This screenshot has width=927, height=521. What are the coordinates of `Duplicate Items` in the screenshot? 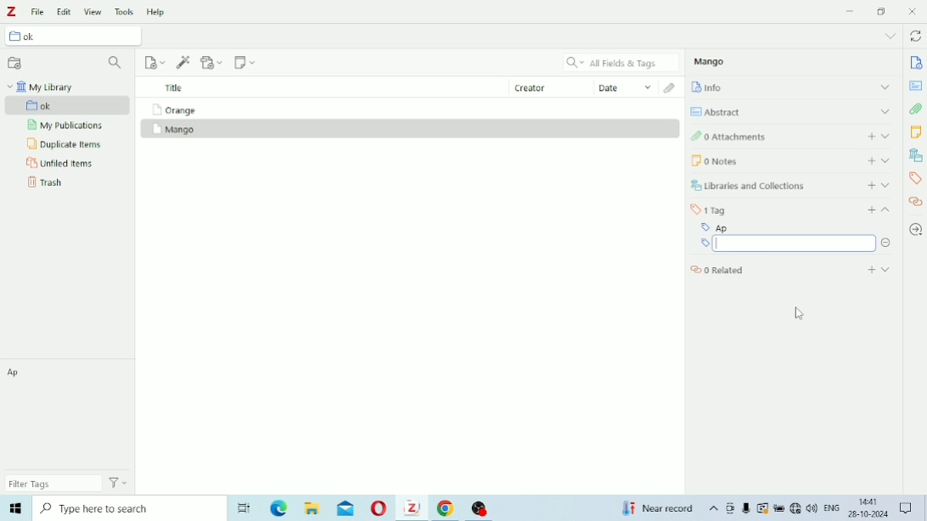 It's located at (64, 144).